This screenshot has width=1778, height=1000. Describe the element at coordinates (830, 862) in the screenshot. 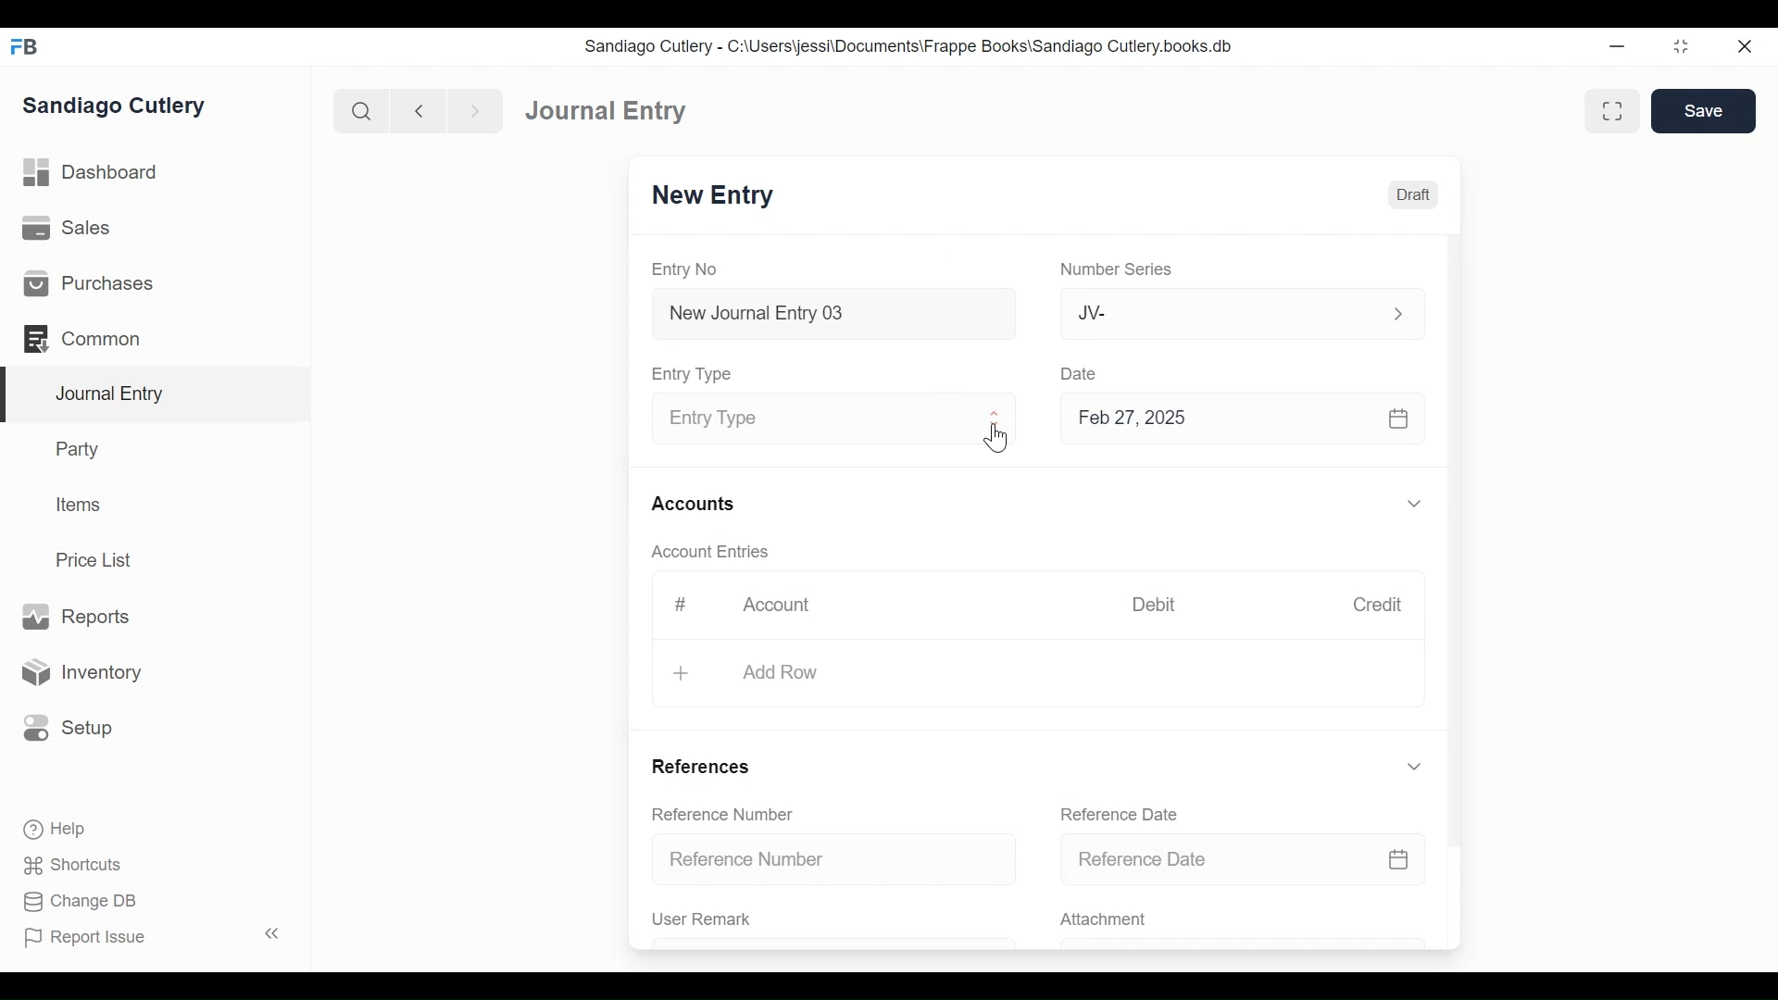

I see `Reference Number` at that location.